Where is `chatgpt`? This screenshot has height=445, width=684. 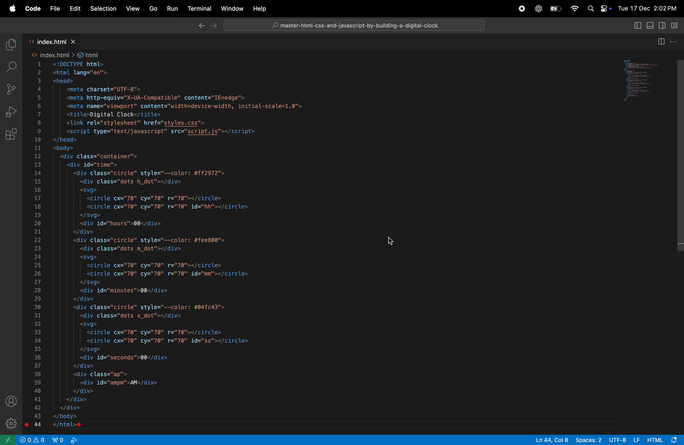
chatgpt is located at coordinates (537, 9).